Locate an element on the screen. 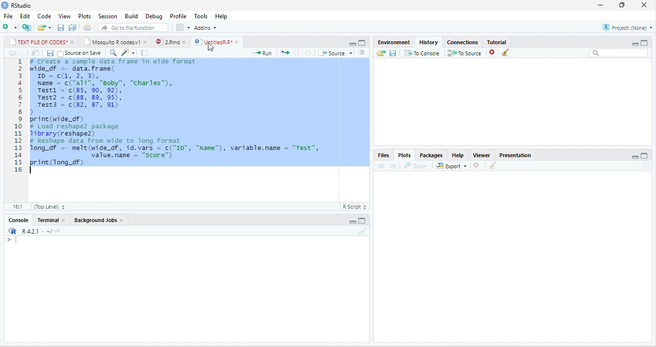  RStudio is located at coordinates (22, 6).